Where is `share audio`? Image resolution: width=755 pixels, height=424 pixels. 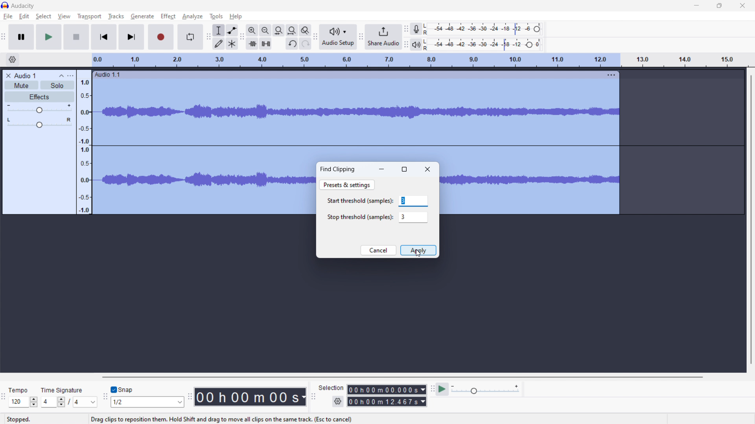
share audio is located at coordinates (383, 37).